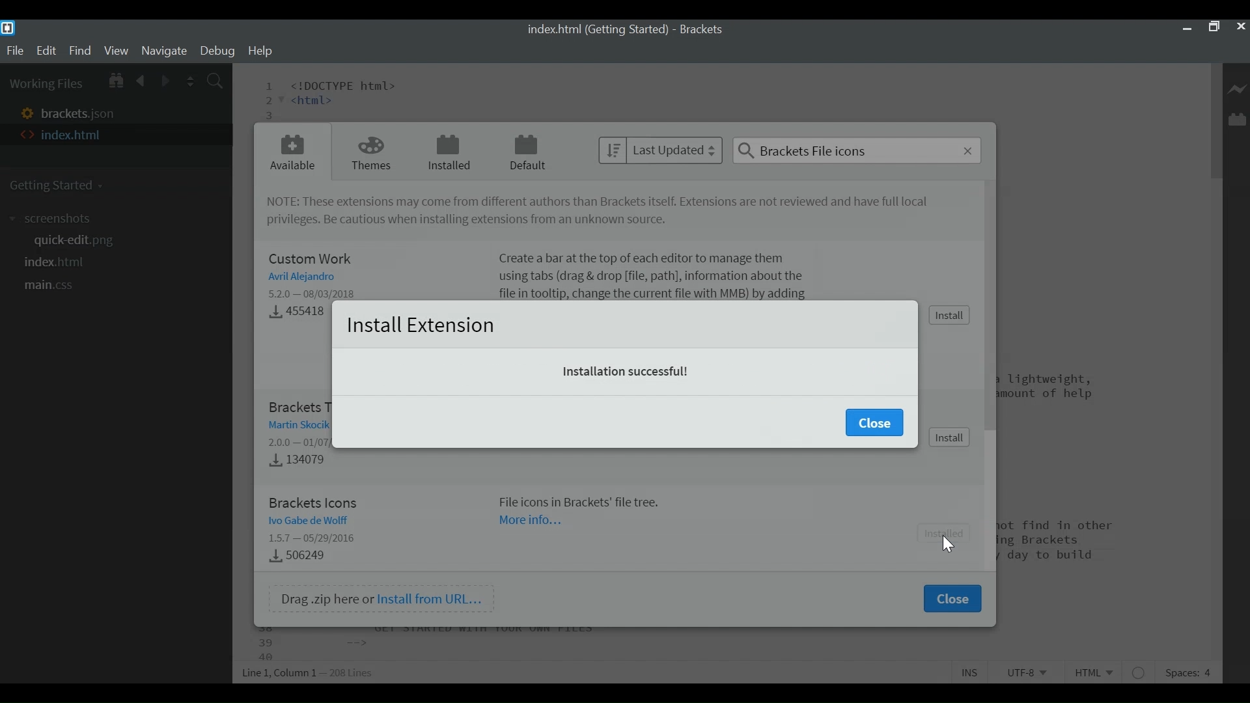  I want to click on Getting Started, so click(59, 184).